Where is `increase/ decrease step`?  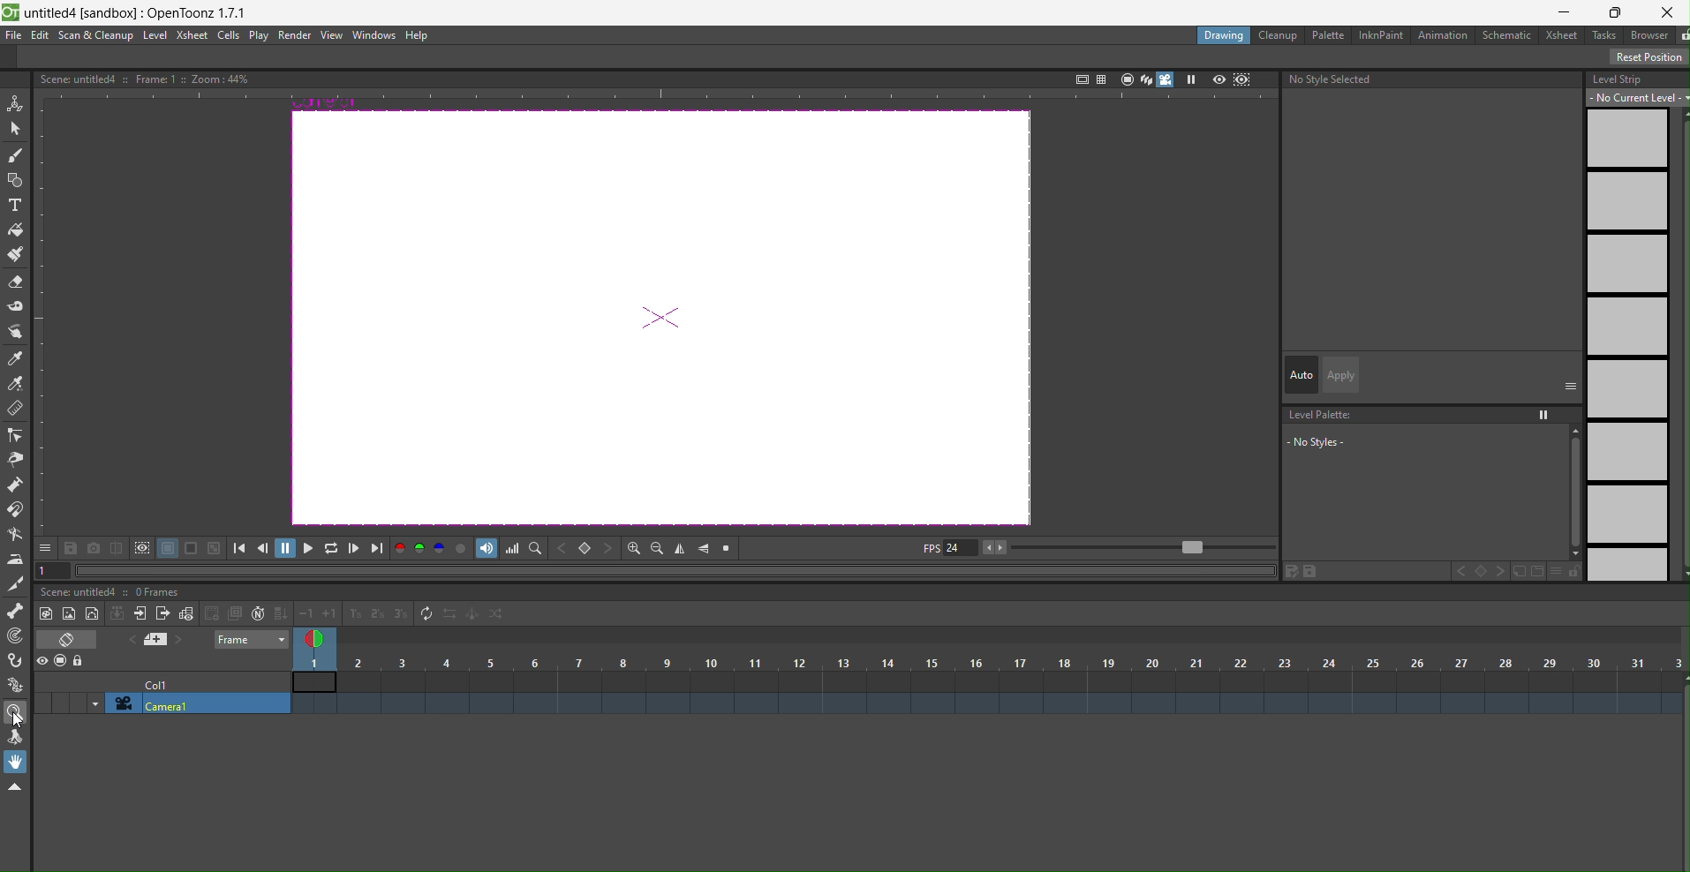
increase/ decrease step is located at coordinates (353, 615).